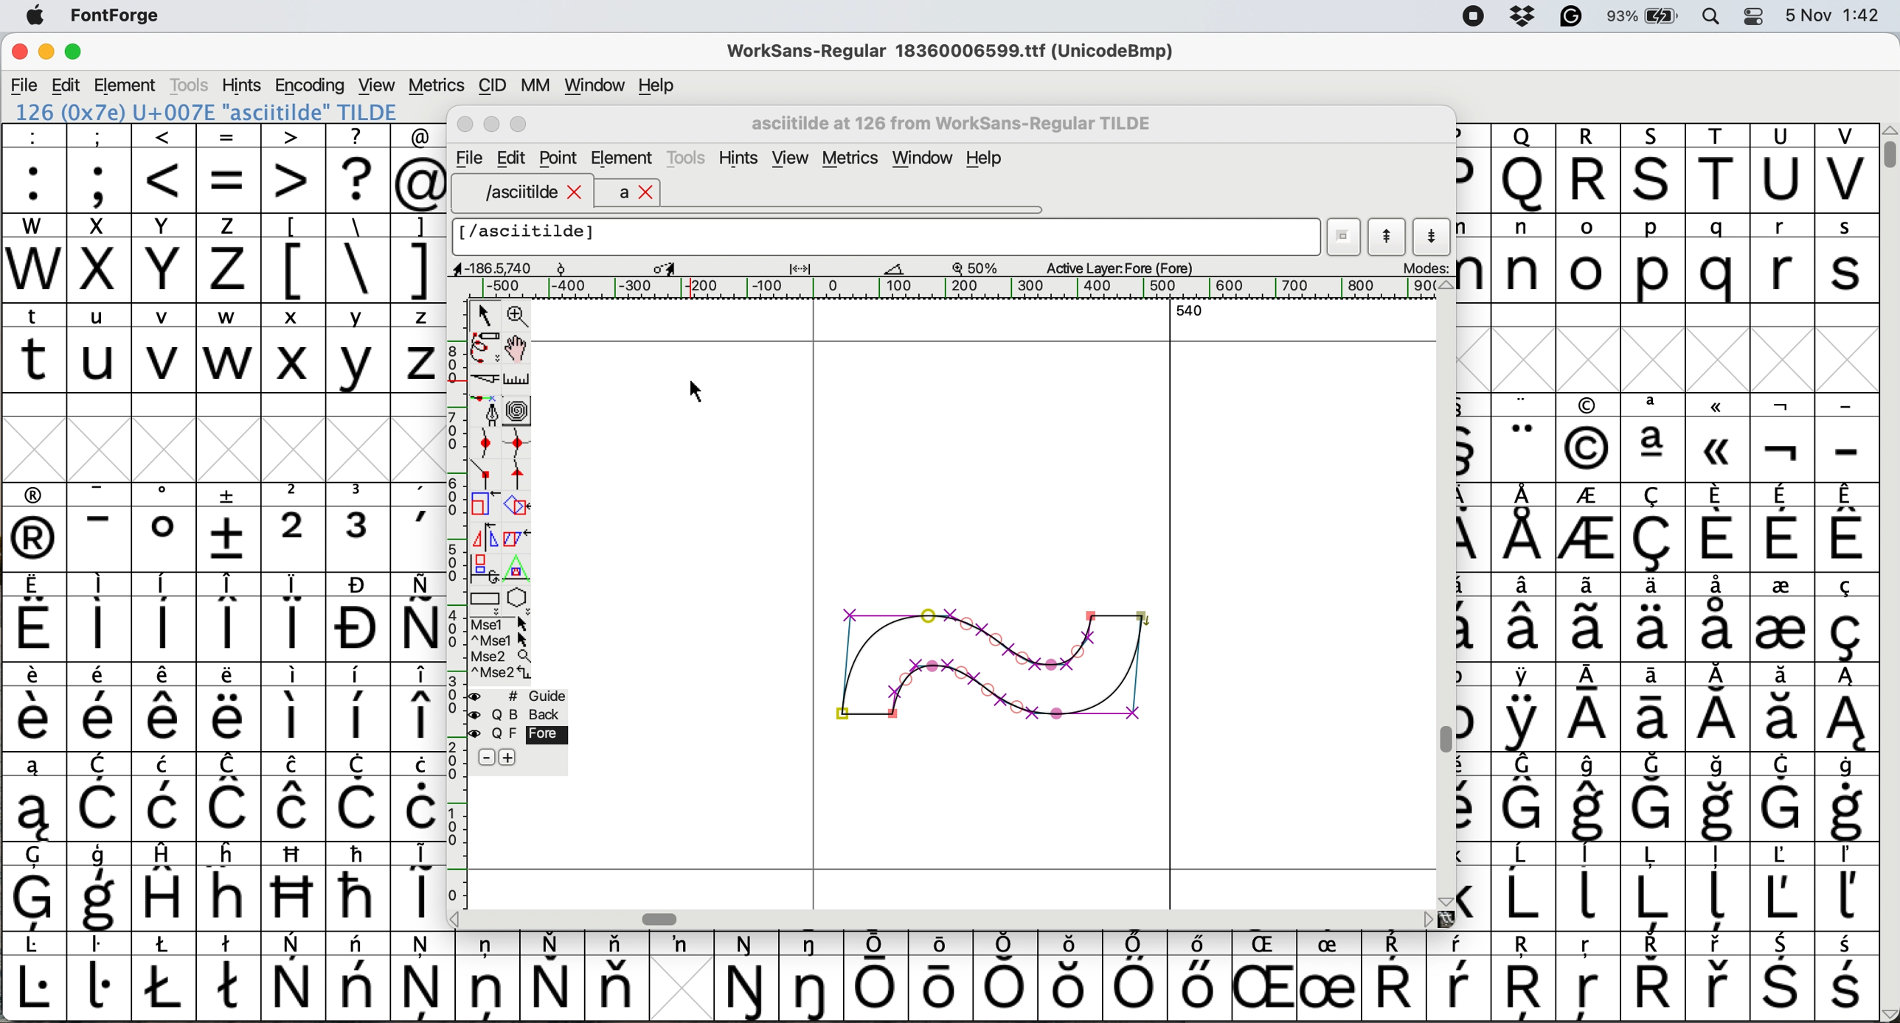  Describe the element at coordinates (519, 735) in the screenshot. I see `fore` at that location.